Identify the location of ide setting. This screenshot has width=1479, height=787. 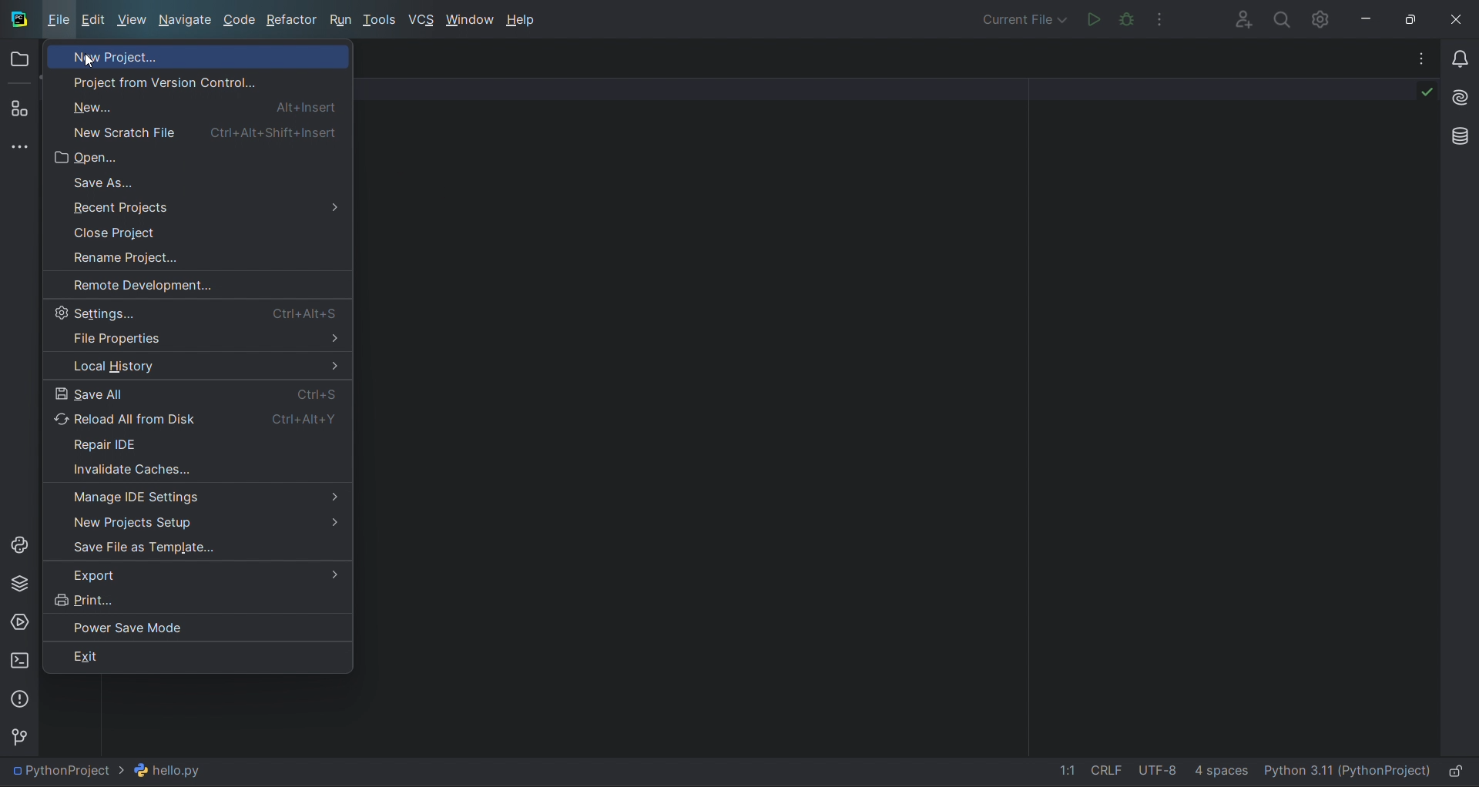
(198, 495).